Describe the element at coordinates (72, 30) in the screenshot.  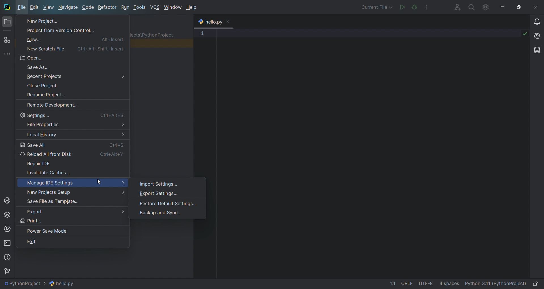
I see `project from version control` at that location.